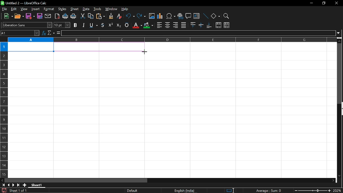 This screenshot has height=193, width=343. Describe the element at coordinates (13, 185) in the screenshot. I see `next sheet` at that location.